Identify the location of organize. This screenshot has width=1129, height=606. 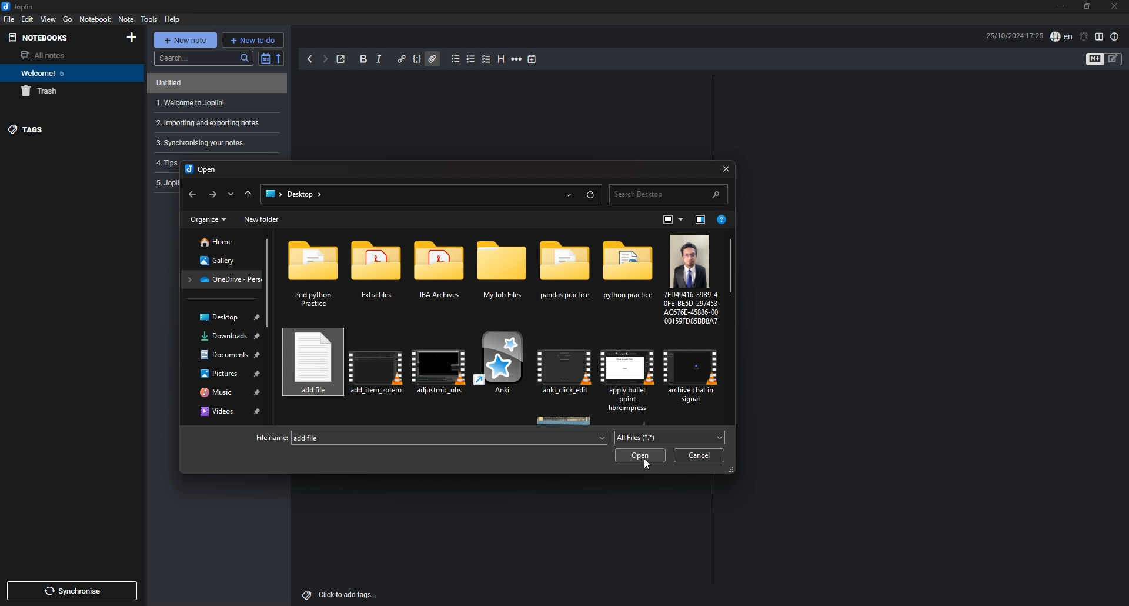
(208, 219).